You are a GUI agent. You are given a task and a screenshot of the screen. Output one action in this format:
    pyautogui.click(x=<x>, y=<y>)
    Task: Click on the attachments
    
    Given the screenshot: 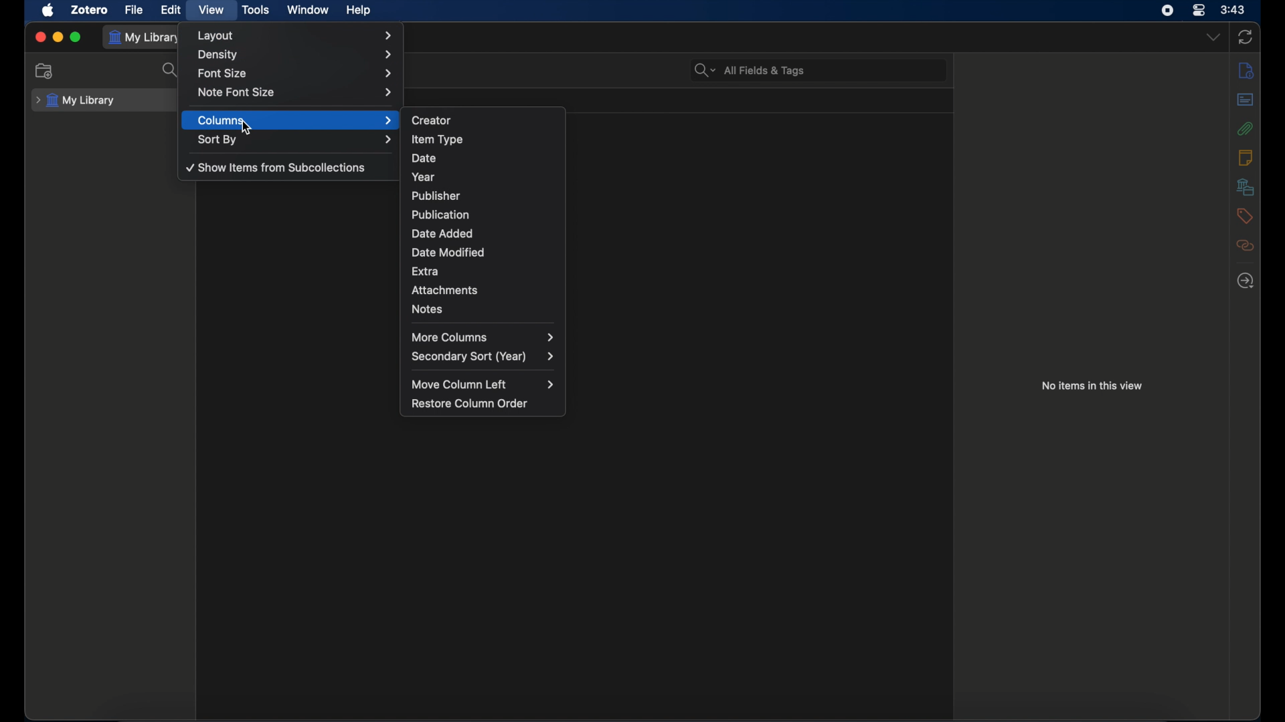 What is the action you would take?
    pyautogui.click(x=1246, y=128)
    